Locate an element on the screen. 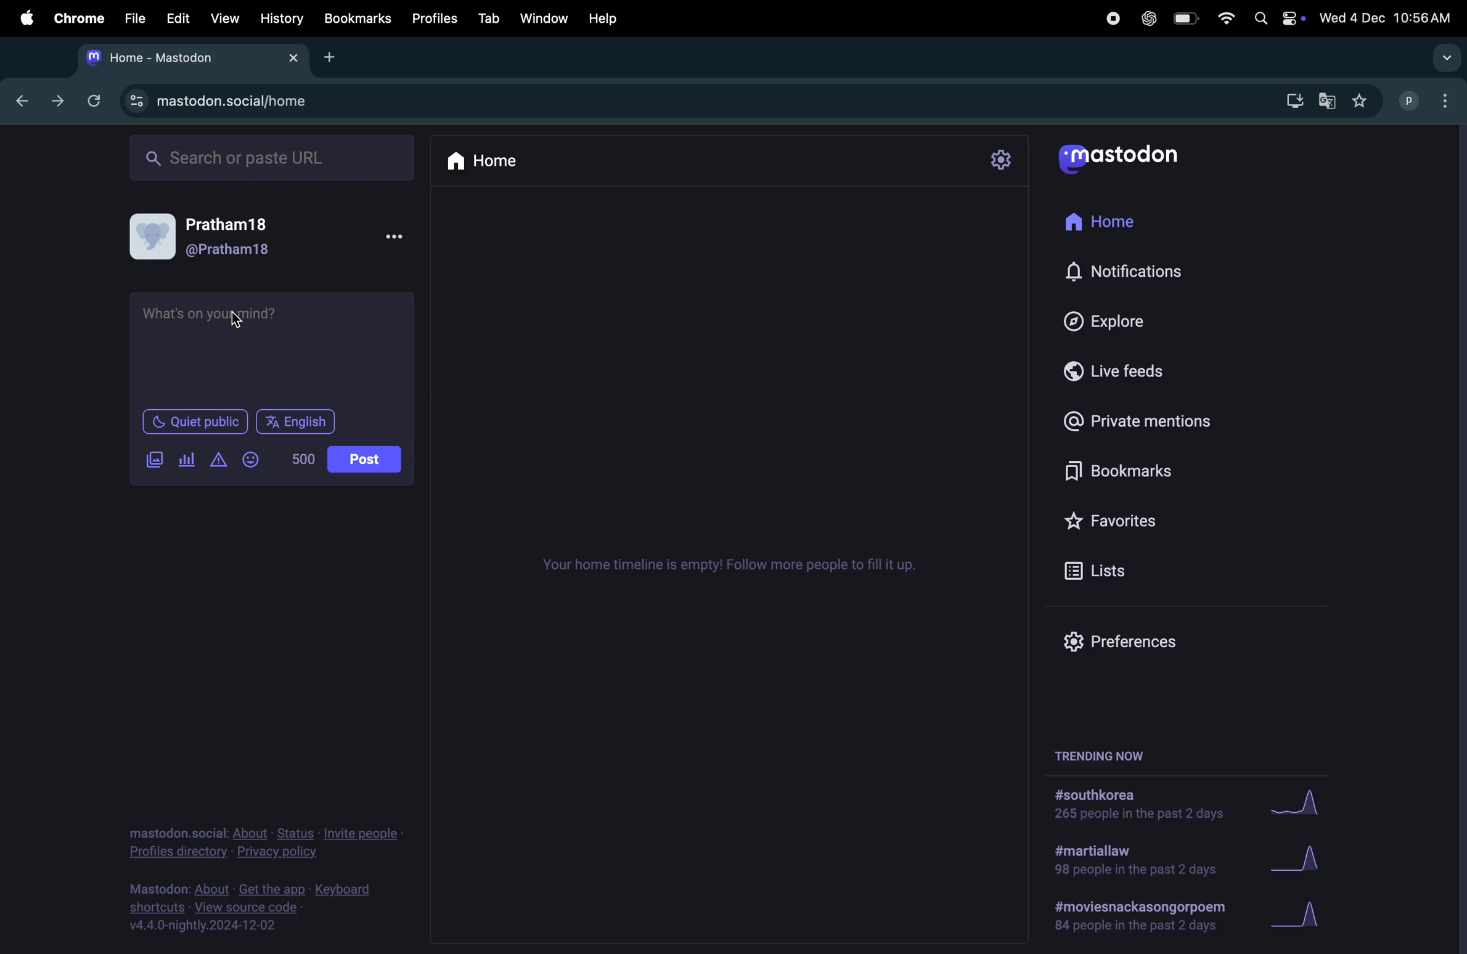 This screenshot has height=954, width=1467. Book marks is located at coordinates (357, 18).